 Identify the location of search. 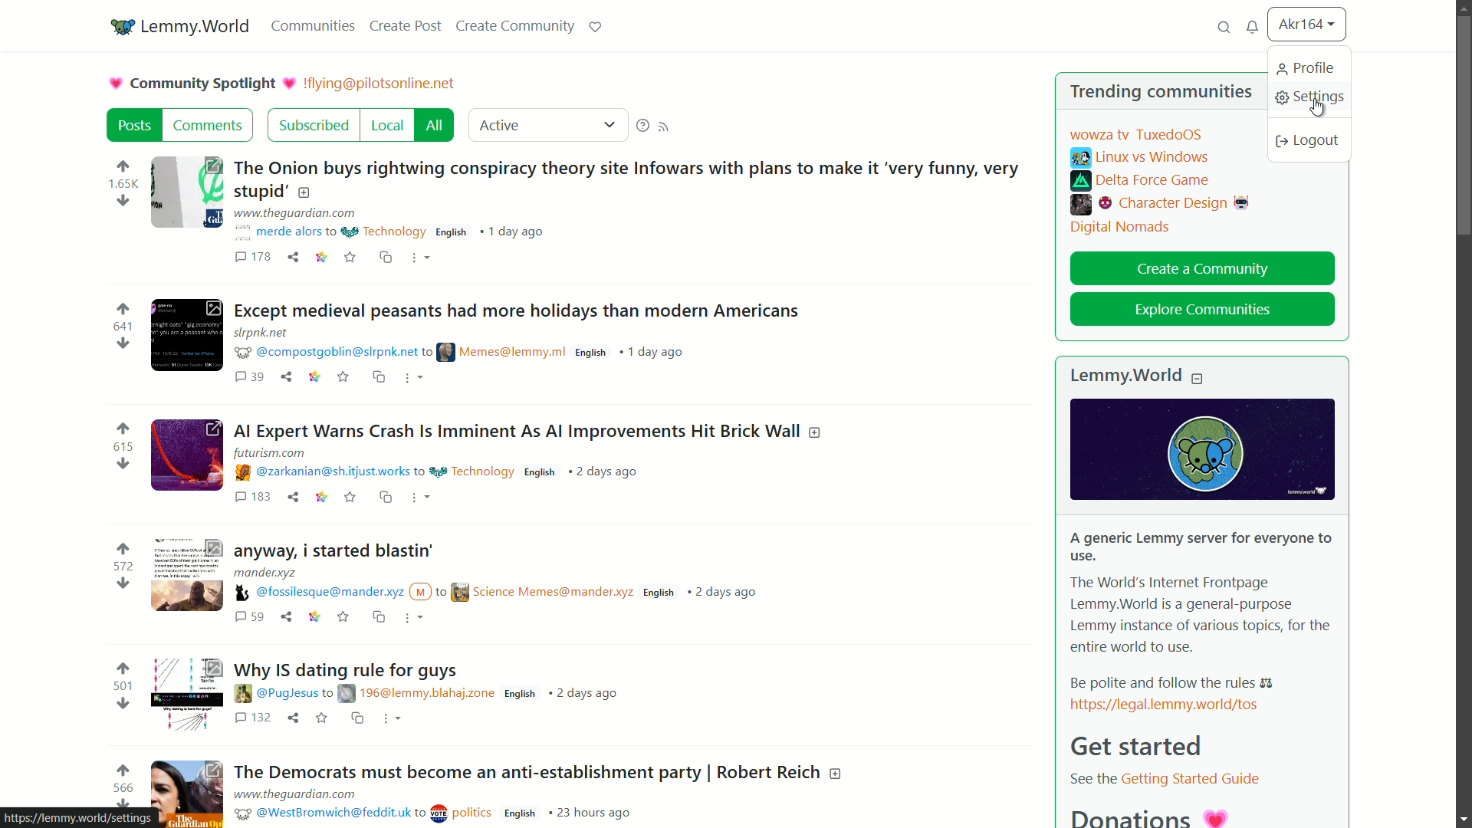
(1223, 27).